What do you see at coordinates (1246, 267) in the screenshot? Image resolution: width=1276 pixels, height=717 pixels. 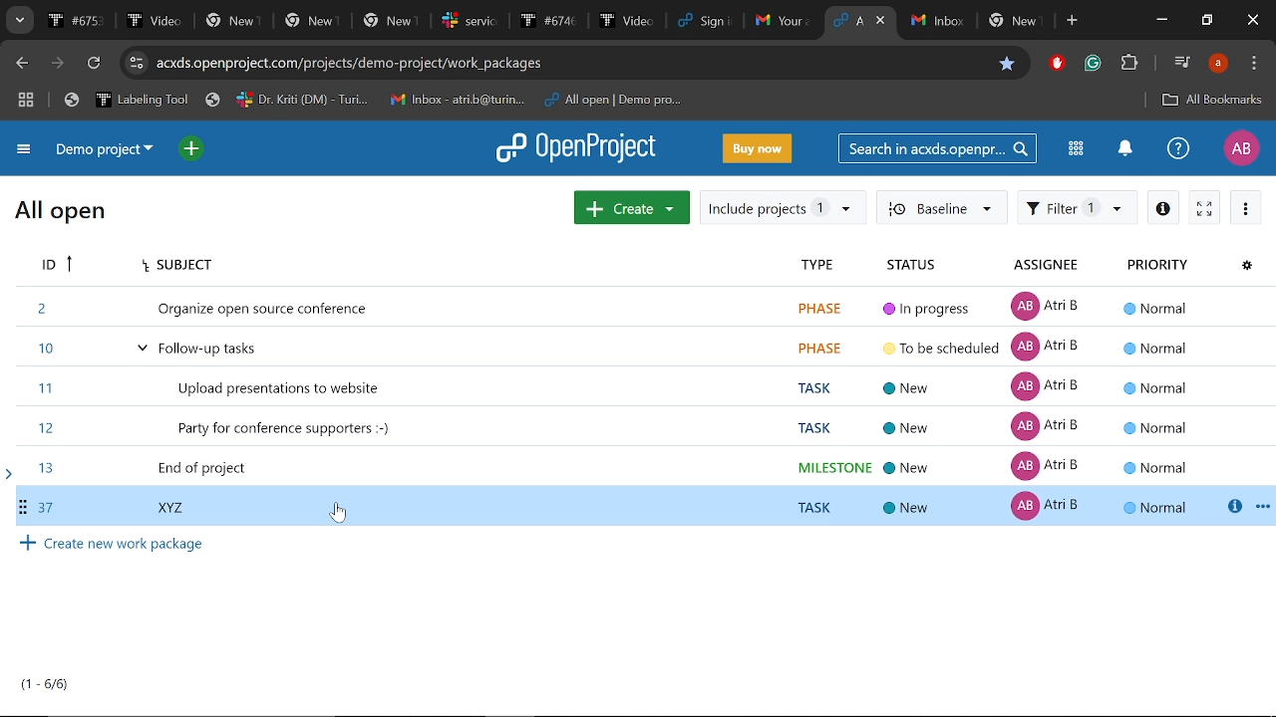 I see `Configure view` at bounding box center [1246, 267].